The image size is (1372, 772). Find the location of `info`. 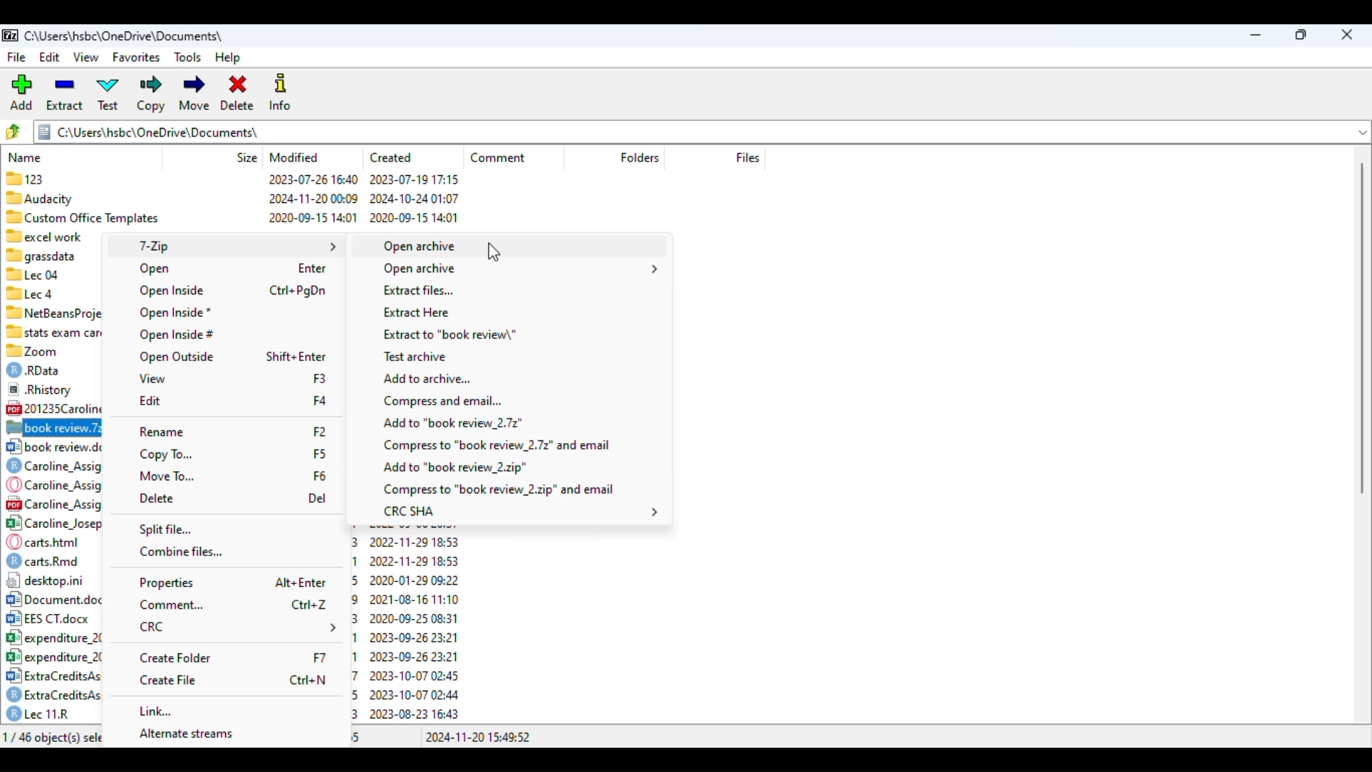

info is located at coordinates (279, 91).